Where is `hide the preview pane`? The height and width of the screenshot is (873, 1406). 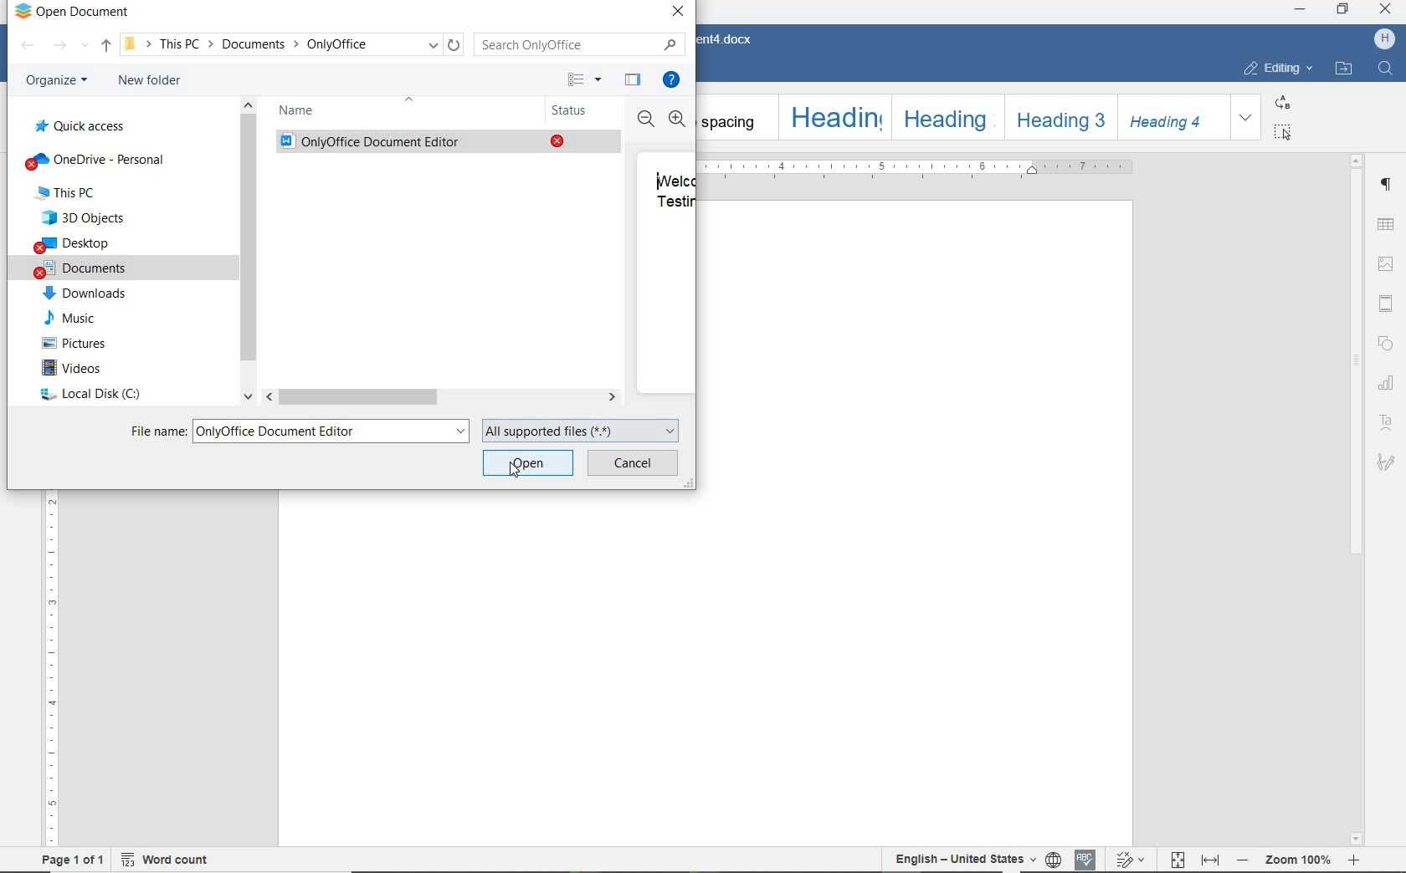
hide the preview pane is located at coordinates (631, 79).